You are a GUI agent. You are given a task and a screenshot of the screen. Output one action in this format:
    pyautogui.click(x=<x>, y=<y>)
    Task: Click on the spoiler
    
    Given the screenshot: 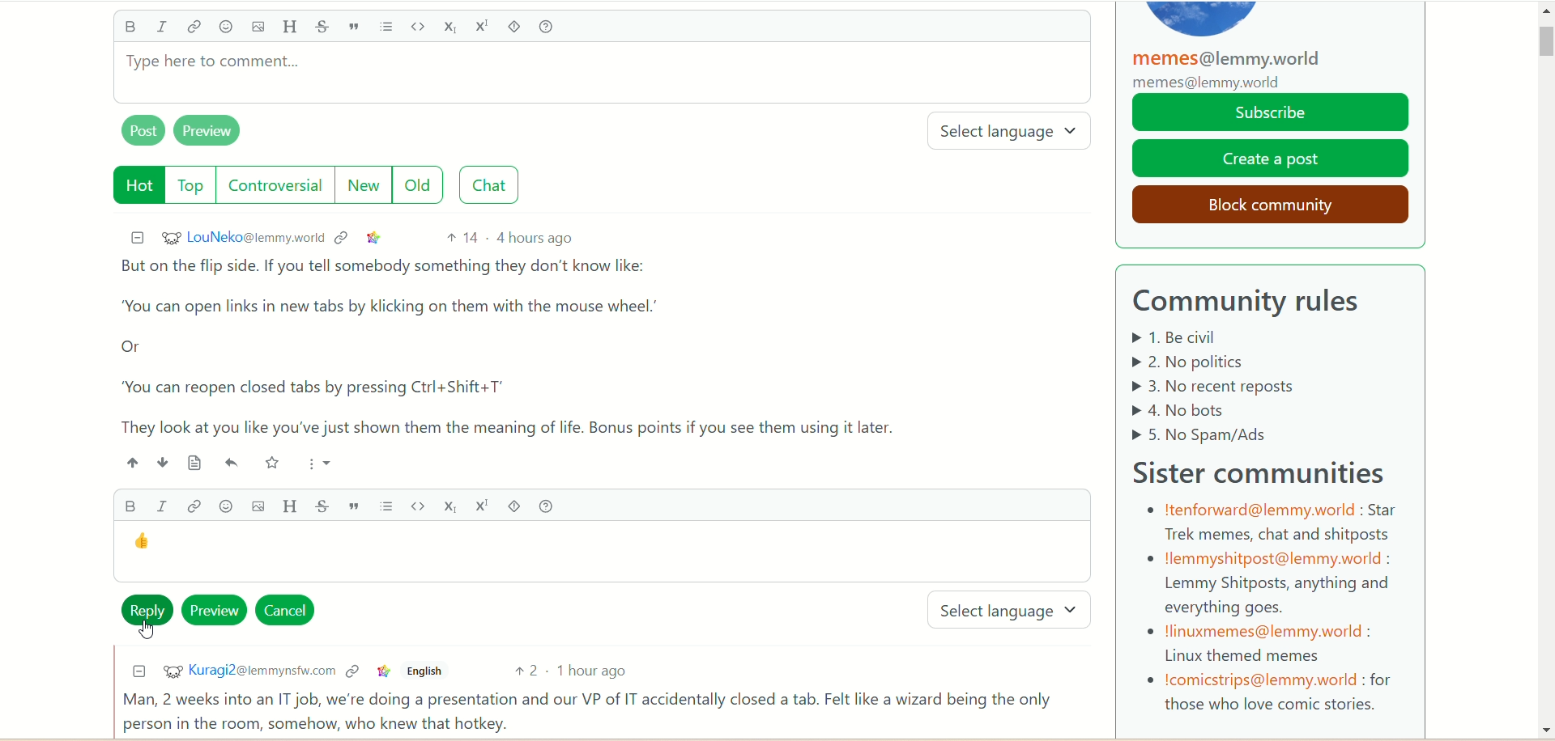 What is the action you would take?
    pyautogui.click(x=517, y=28)
    